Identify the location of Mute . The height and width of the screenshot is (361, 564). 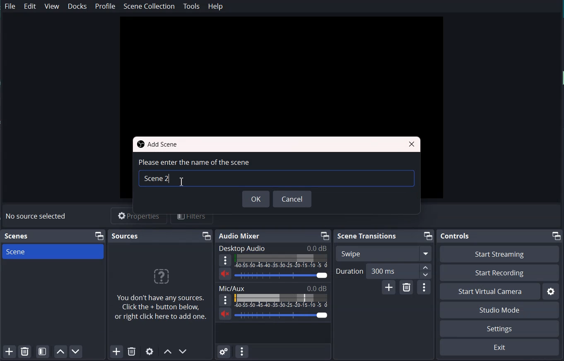
(225, 313).